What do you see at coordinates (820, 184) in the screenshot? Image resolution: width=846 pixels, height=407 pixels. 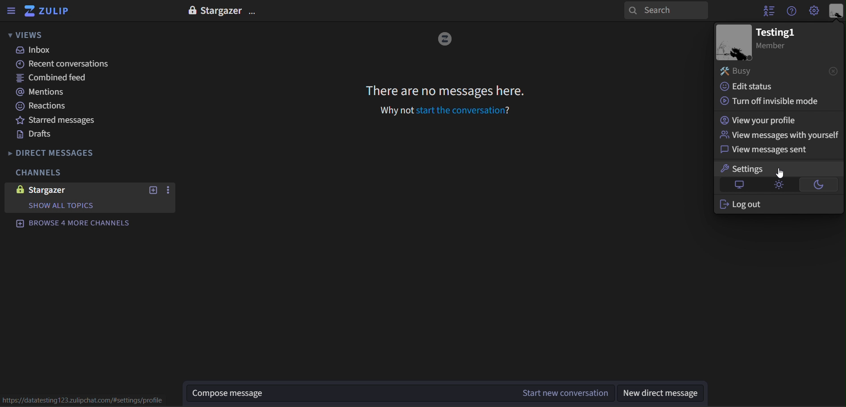 I see `dark theme` at bounding box center [820, 184].